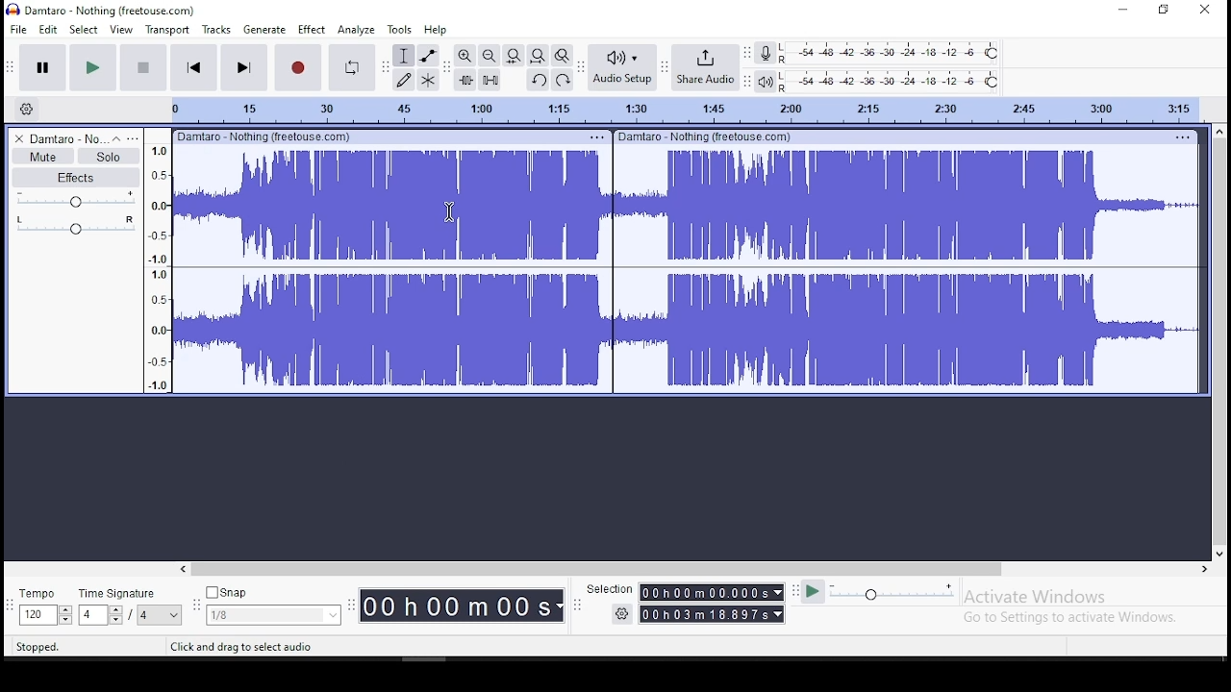 The image size is (1231, 692). Describe the element at coordinates (160, 615) in the screenshot. I see `menu` at that location.